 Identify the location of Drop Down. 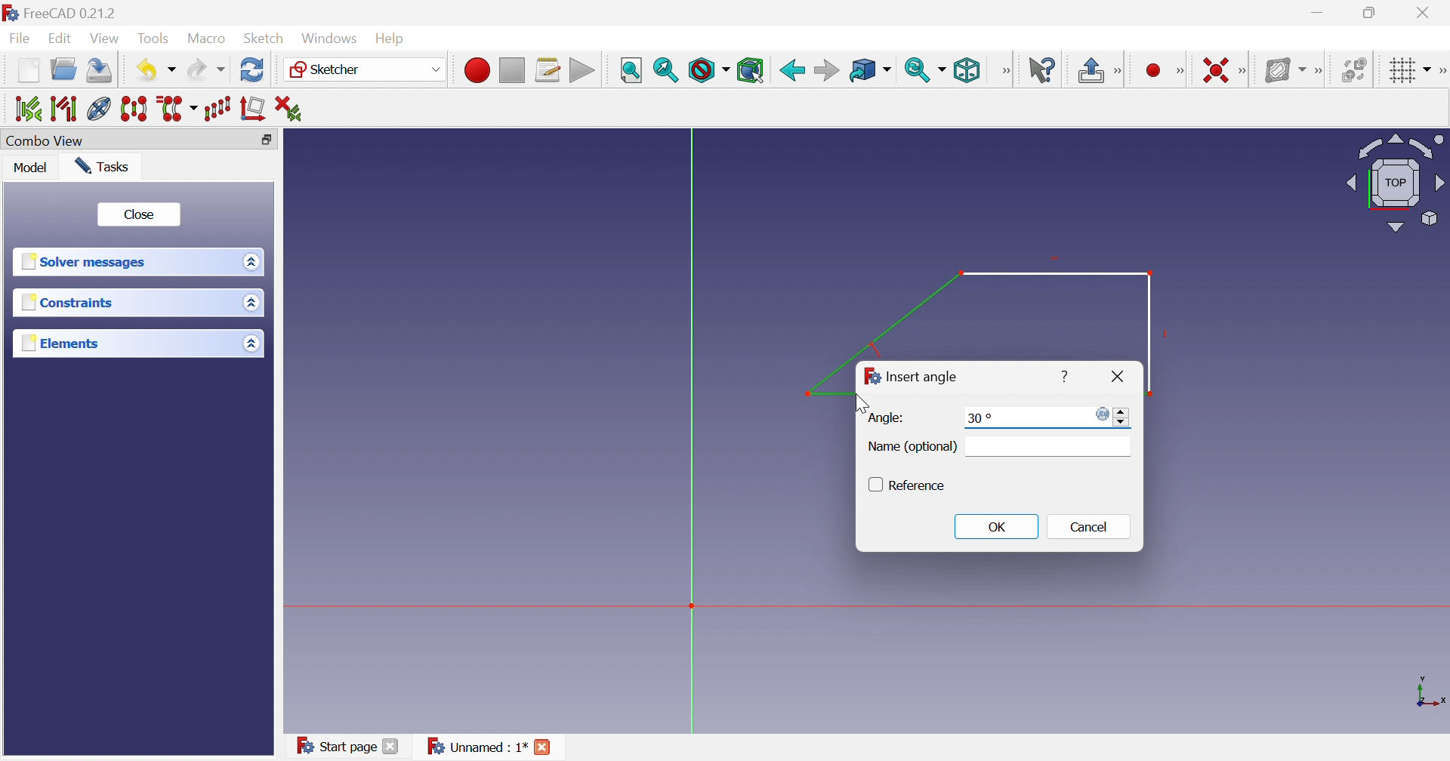
(945, 69).